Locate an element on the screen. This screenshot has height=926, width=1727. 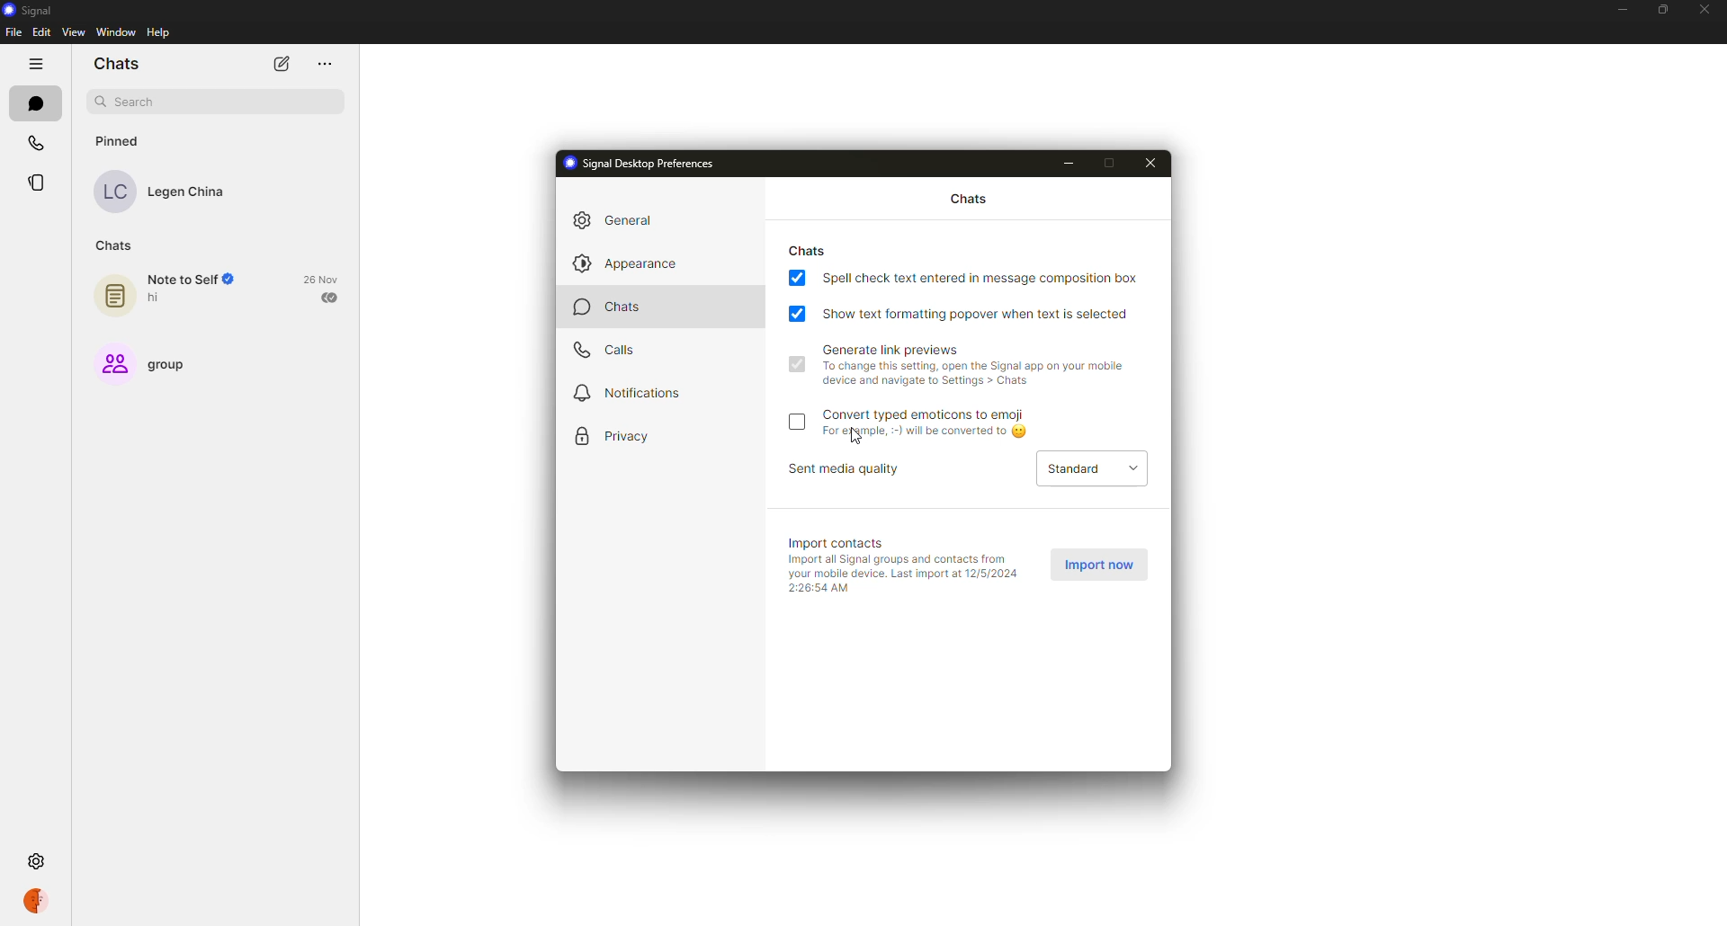
view is located at coordinates (72, 32).